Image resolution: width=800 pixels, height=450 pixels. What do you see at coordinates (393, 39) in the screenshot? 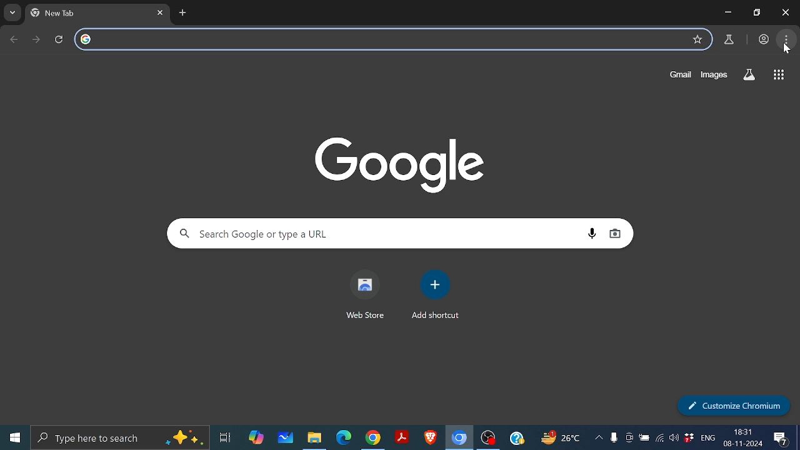
I see `search or type url` at bounding box center [393, 39].